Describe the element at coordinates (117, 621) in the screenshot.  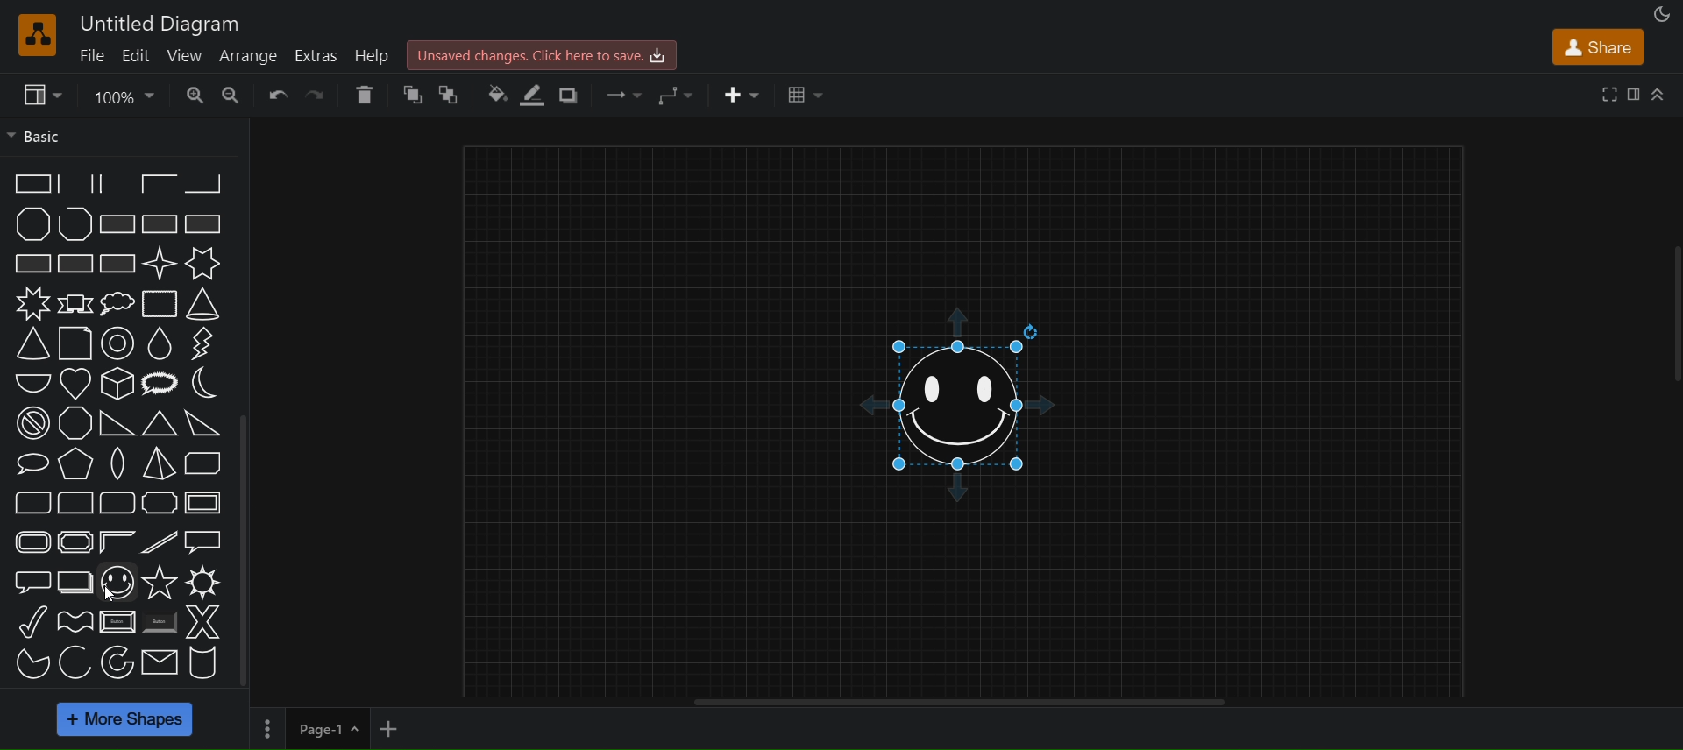
I see `button` at that location.